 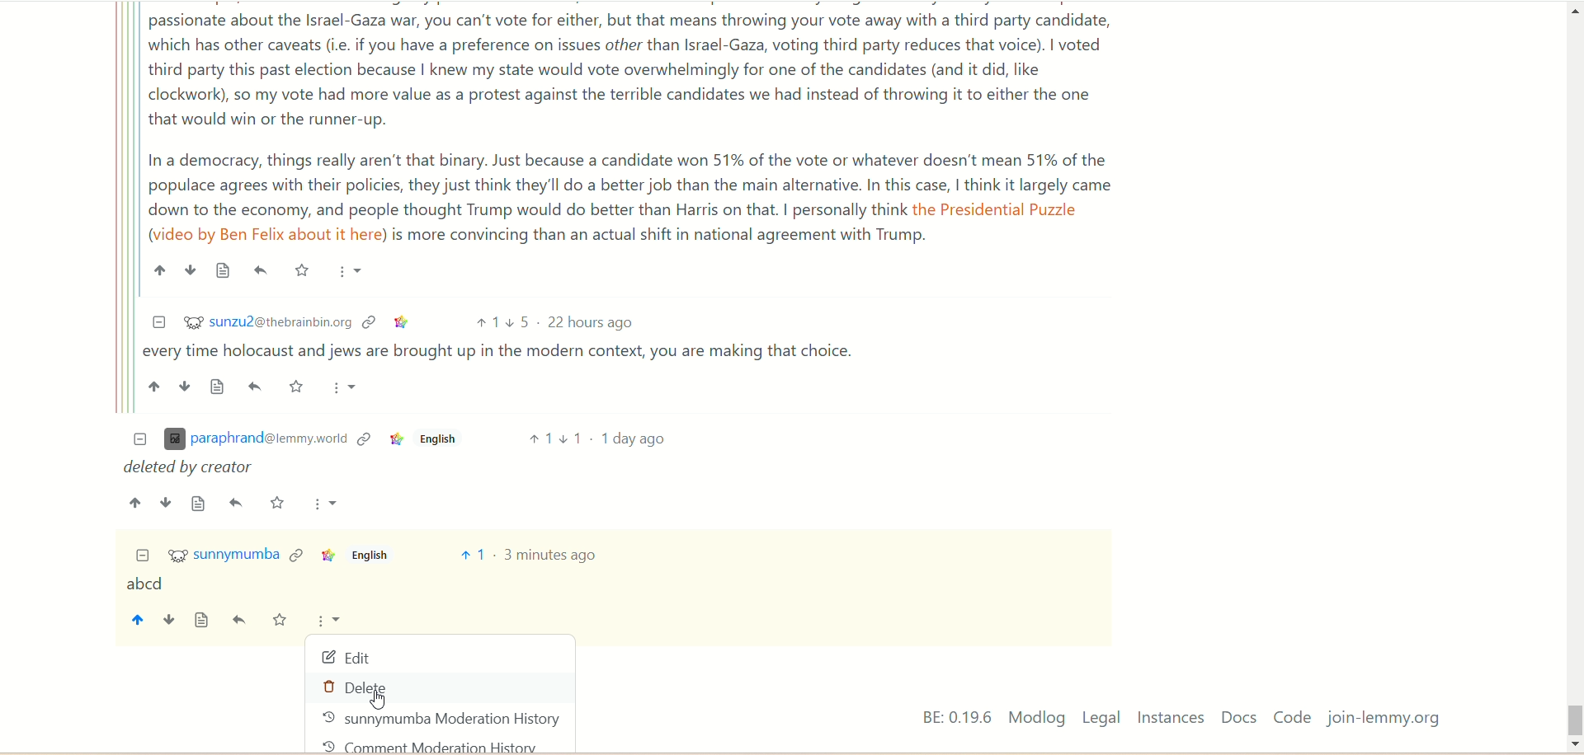 I want to click on Starred, so click(x=301, y=270).